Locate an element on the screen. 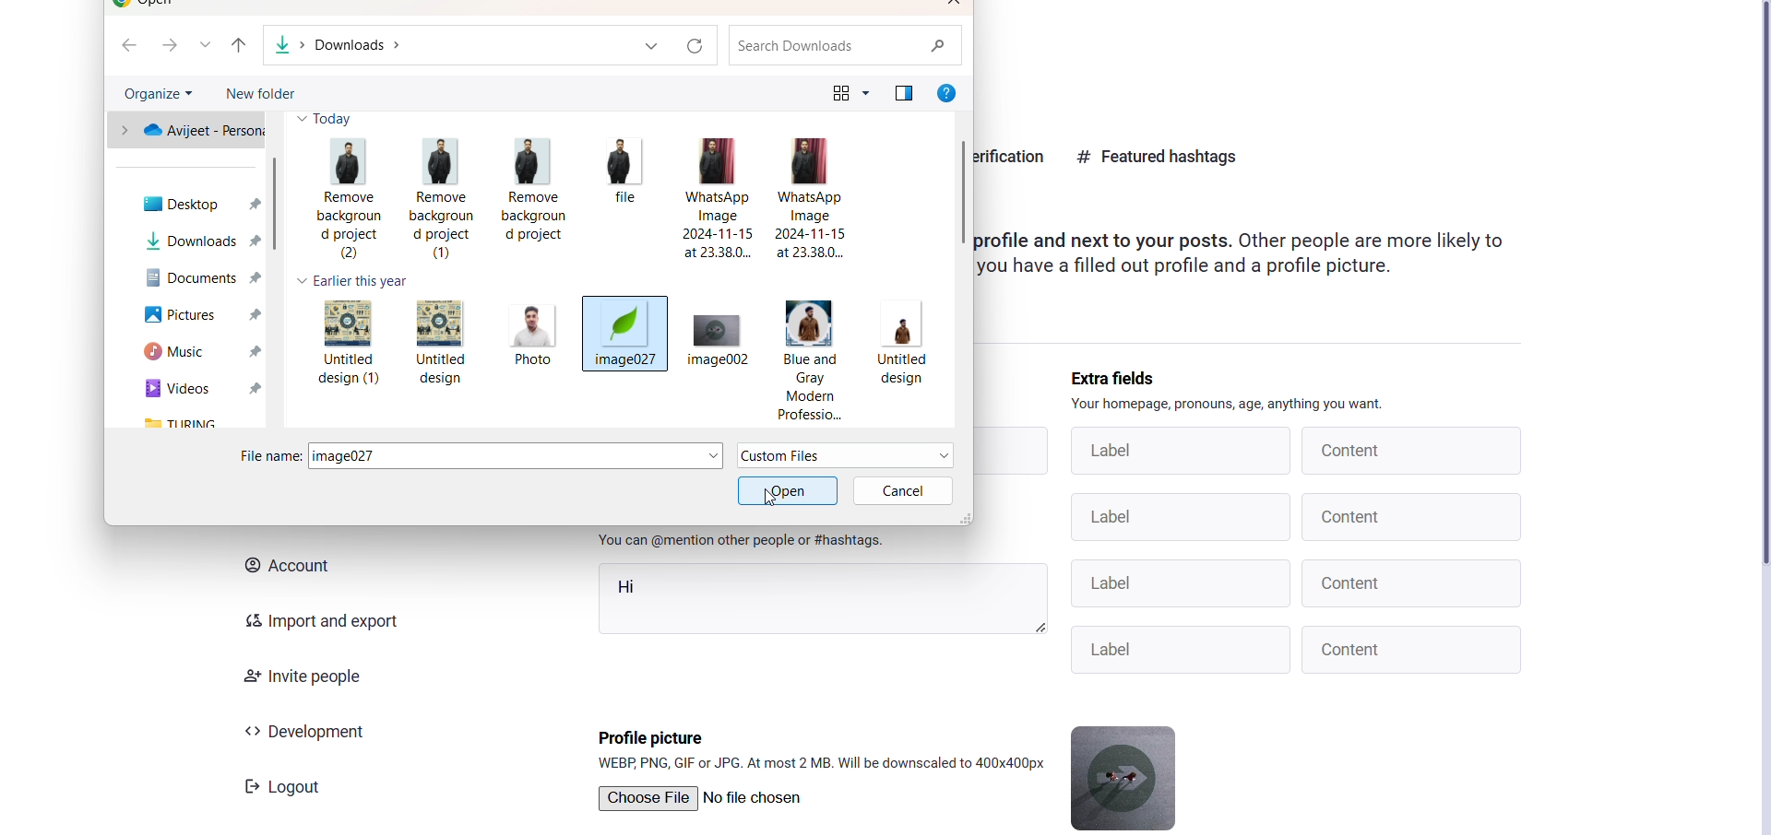  earlier this year is located at coordinates (349, 281).